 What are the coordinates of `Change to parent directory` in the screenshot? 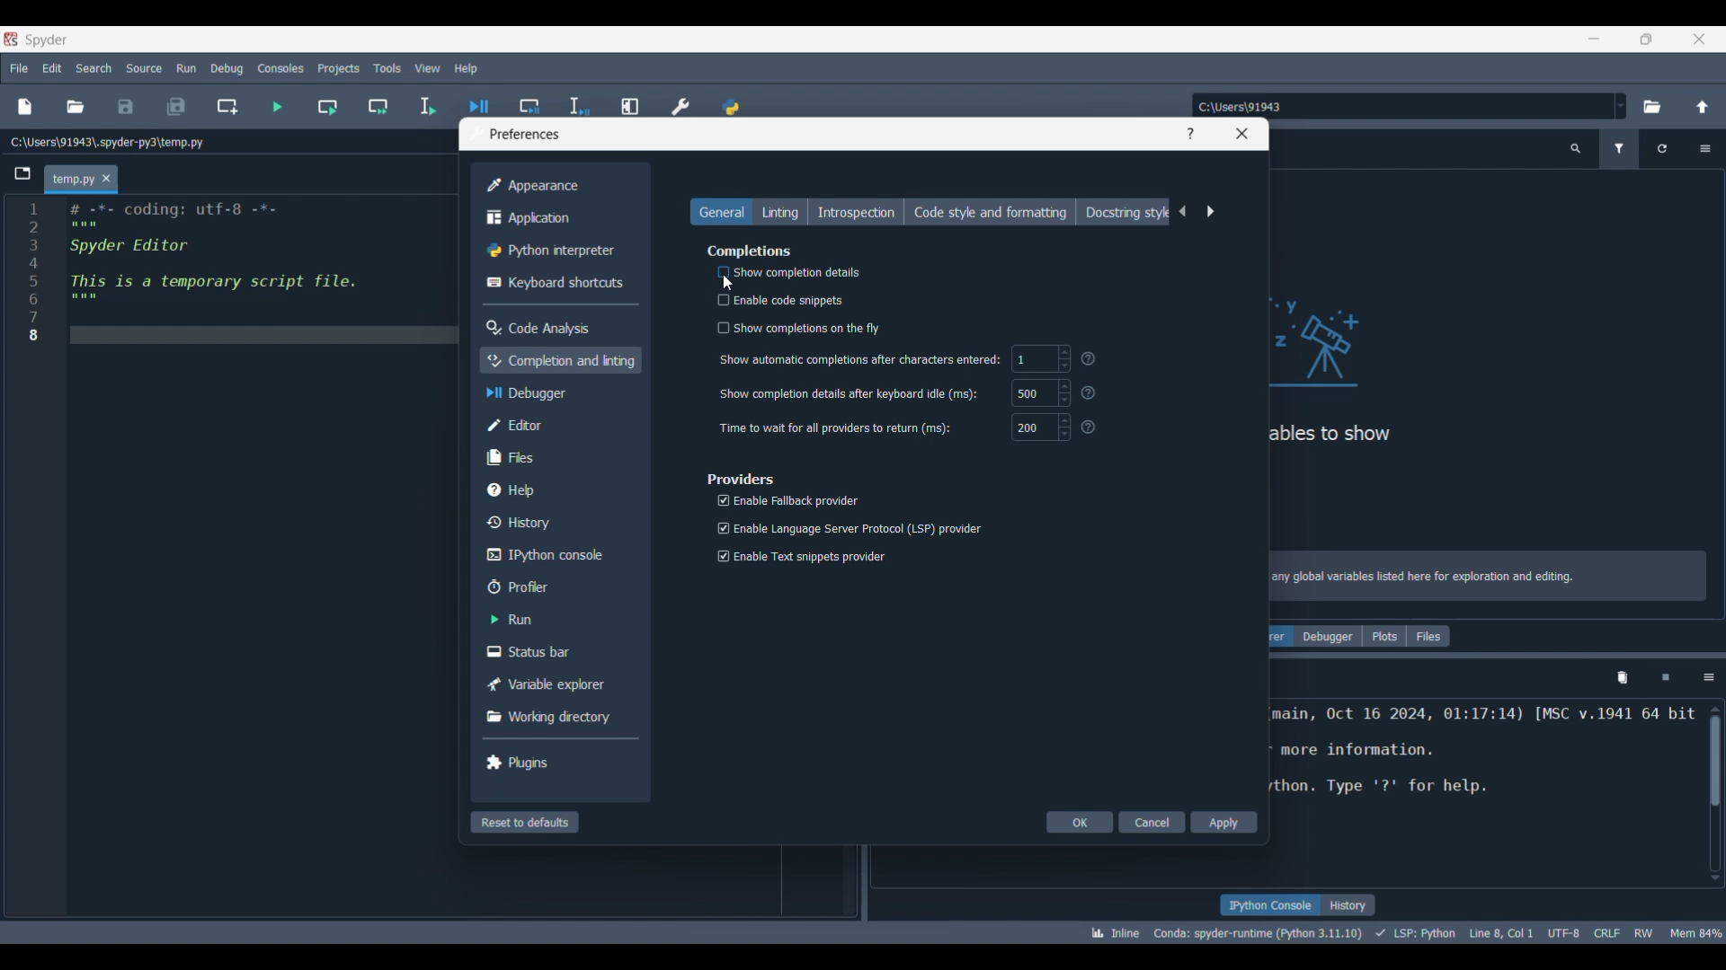 It's located at (1703, 107).